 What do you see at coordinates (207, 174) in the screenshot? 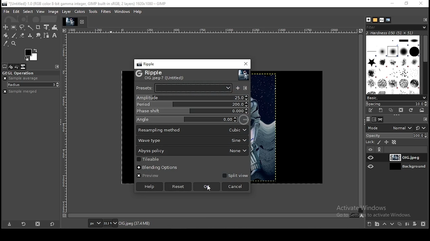
I see `waves` at bounding box center [207, 174].